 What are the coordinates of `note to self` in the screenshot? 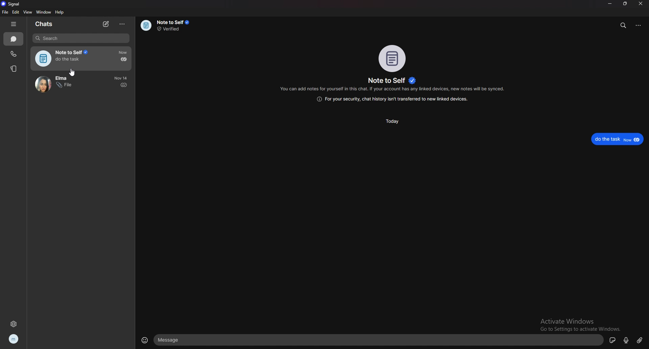 It's located at (67, 58).